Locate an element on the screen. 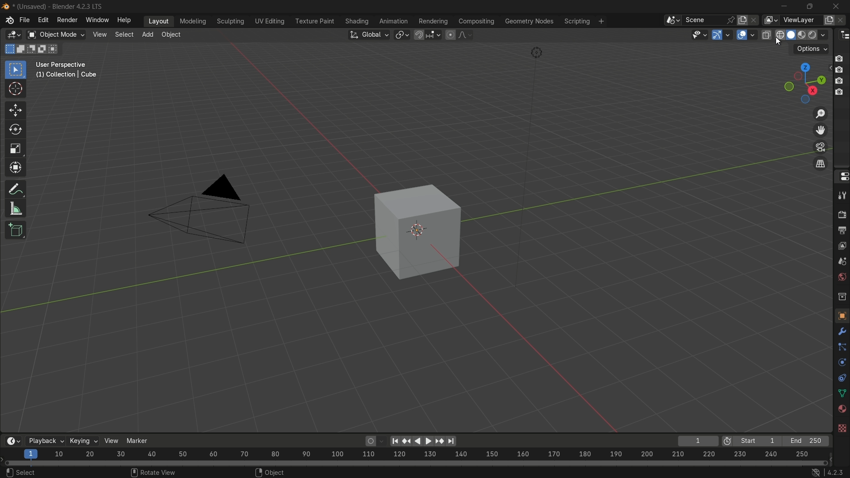  solid display is located at coordinates (792, 35).